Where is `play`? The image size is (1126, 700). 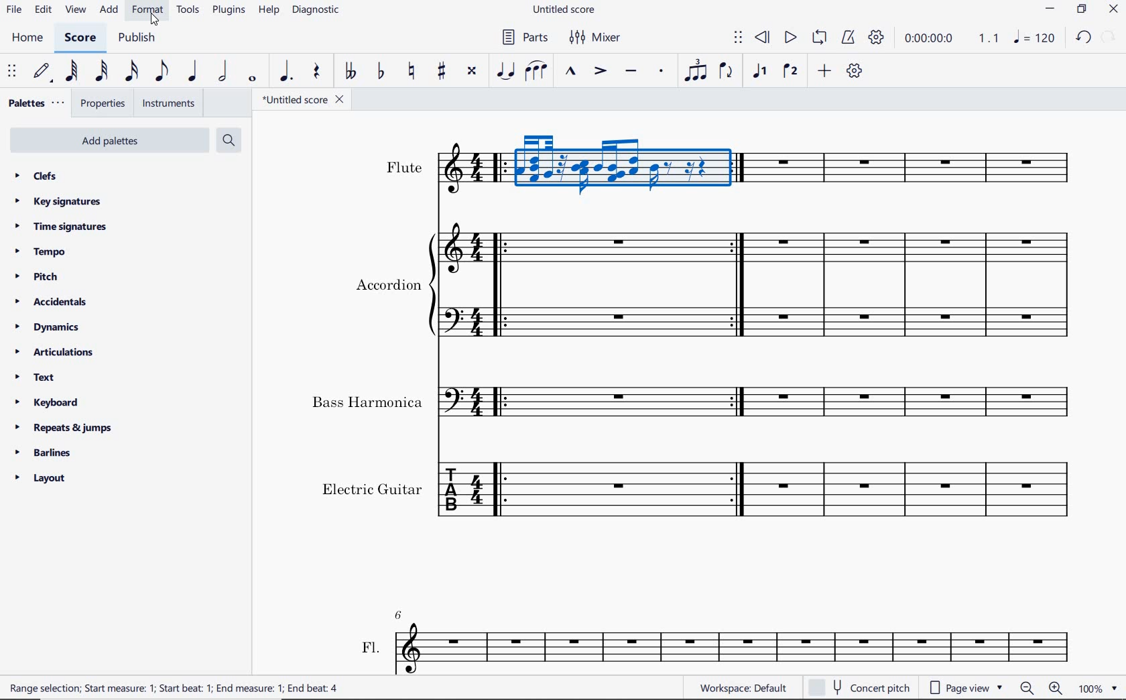
play is located at coordinates (791, 38).